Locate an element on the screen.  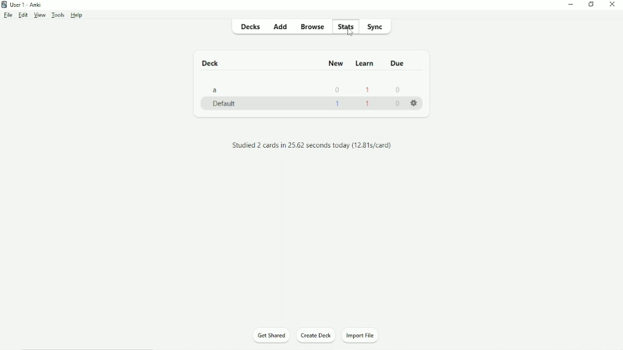
0 is located at coordinates (335, 89).